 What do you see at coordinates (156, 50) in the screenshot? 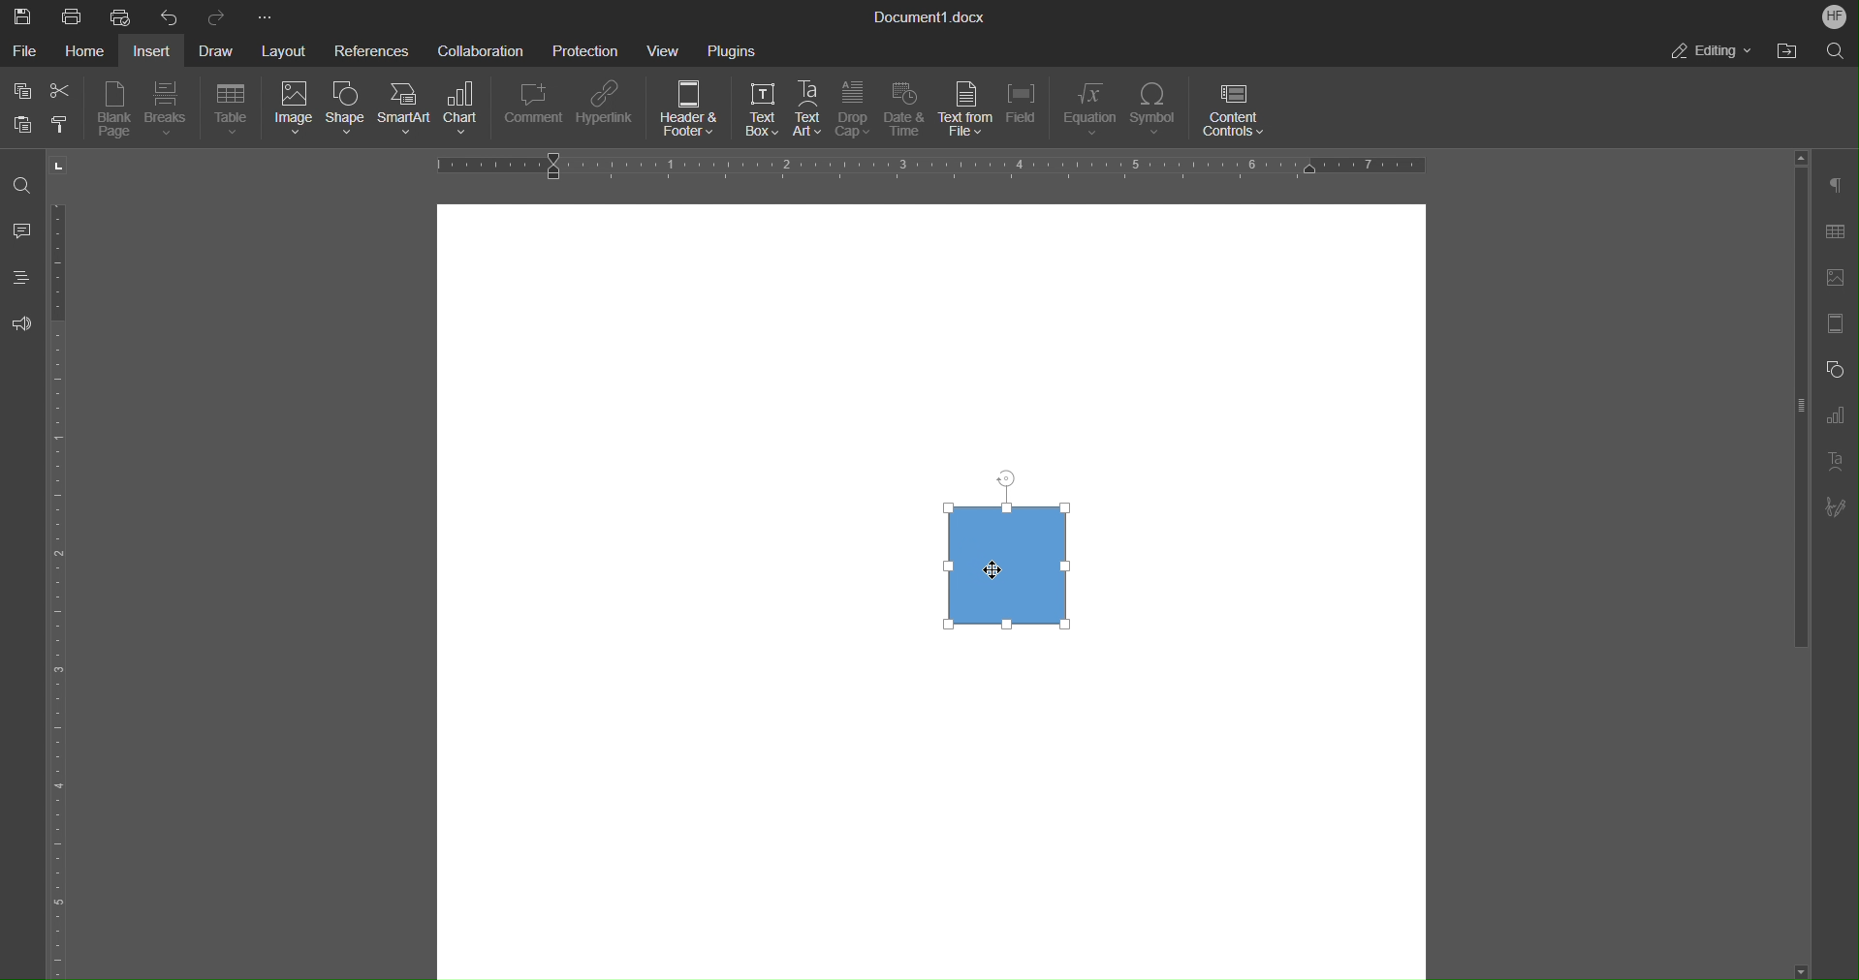
I see `Insert` at bounding box center [156, 50].